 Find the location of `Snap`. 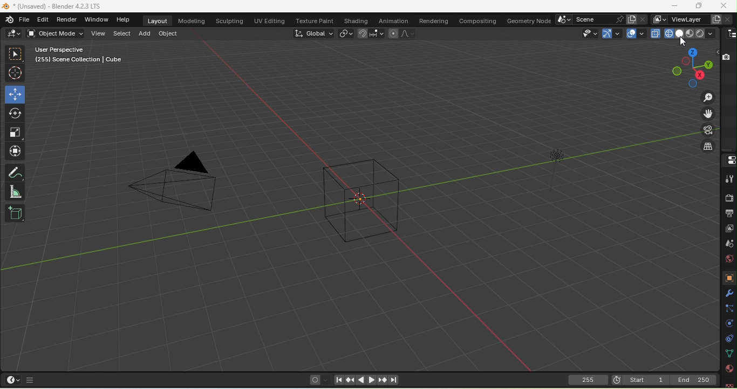

Snap is located at coordinates (363, 34).